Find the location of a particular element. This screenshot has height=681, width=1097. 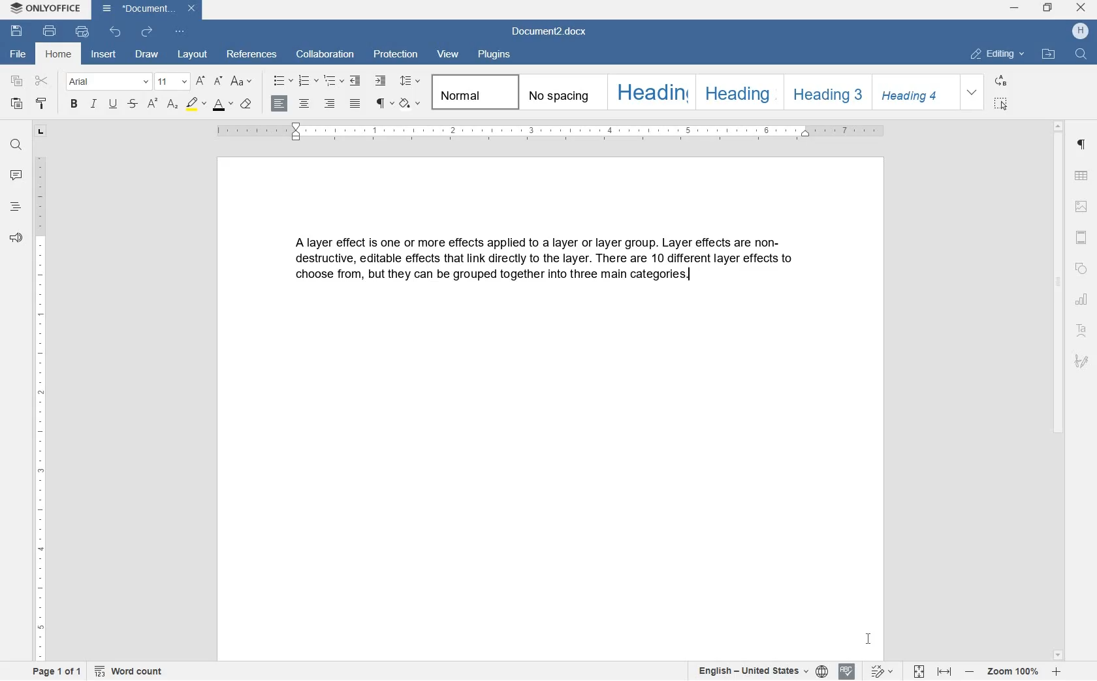

RULER is located at coordinates (545, 132).